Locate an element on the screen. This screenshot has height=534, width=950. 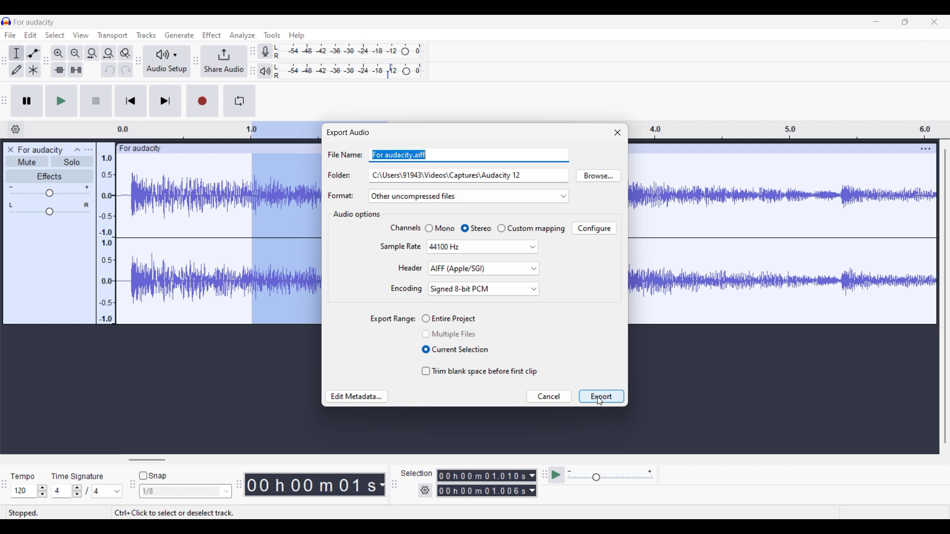
Close interface is located at coordinates (934, 22).